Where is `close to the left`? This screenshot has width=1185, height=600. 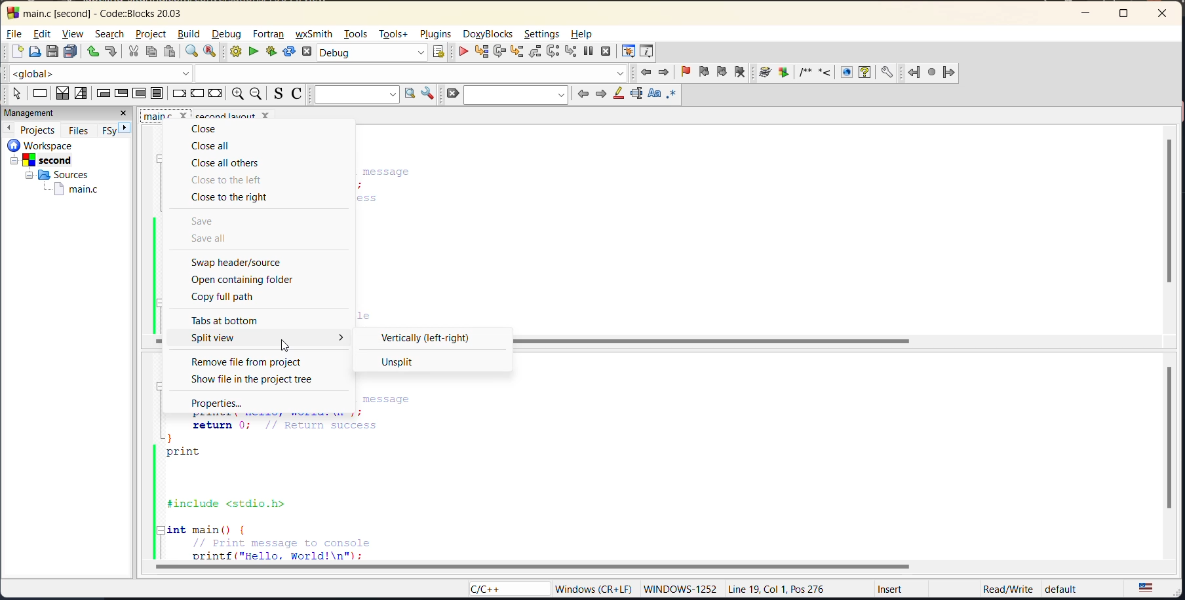 close to the left is located at coordinates (229, 180).